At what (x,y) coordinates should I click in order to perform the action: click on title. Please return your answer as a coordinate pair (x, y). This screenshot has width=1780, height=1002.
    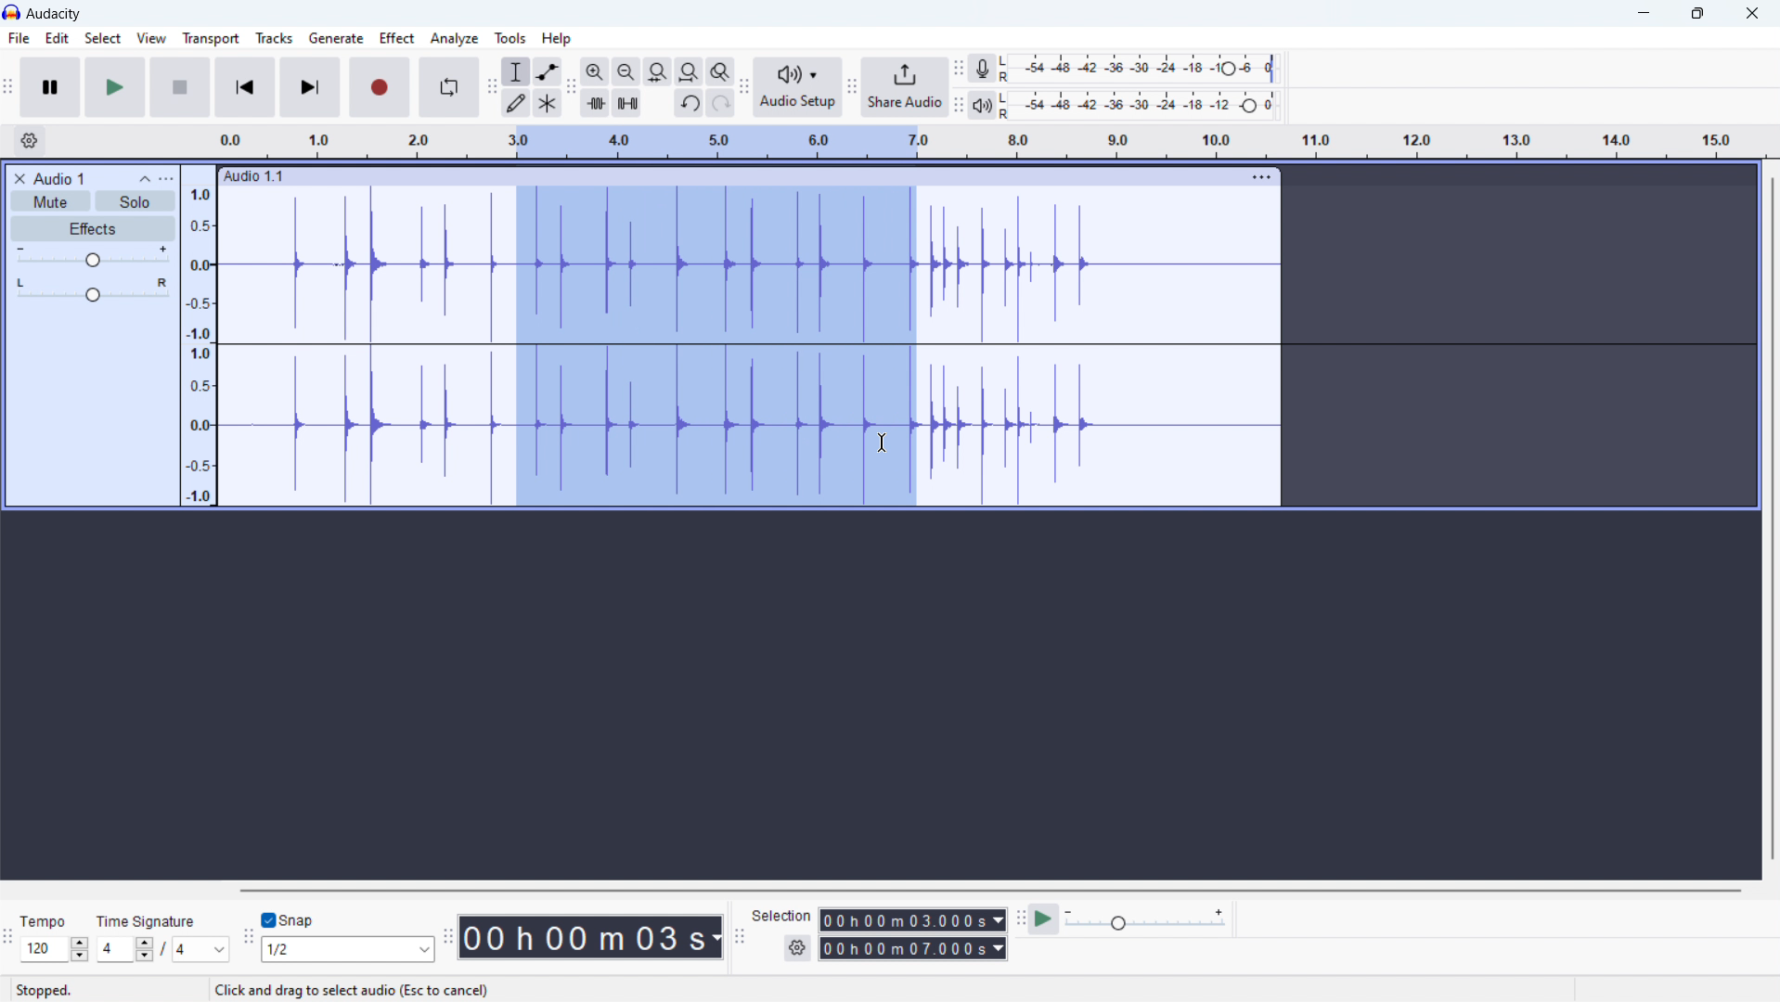
    Looking at the image, I should click on (53, 14).